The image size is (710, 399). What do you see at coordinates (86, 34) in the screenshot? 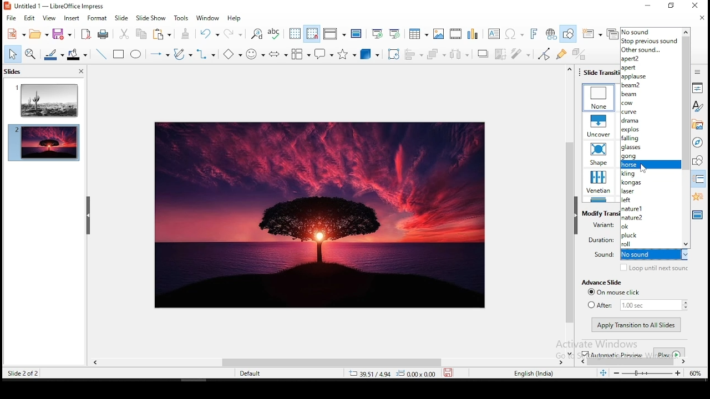
I see `acrobat as pdf` at bounding box center [86, 34].